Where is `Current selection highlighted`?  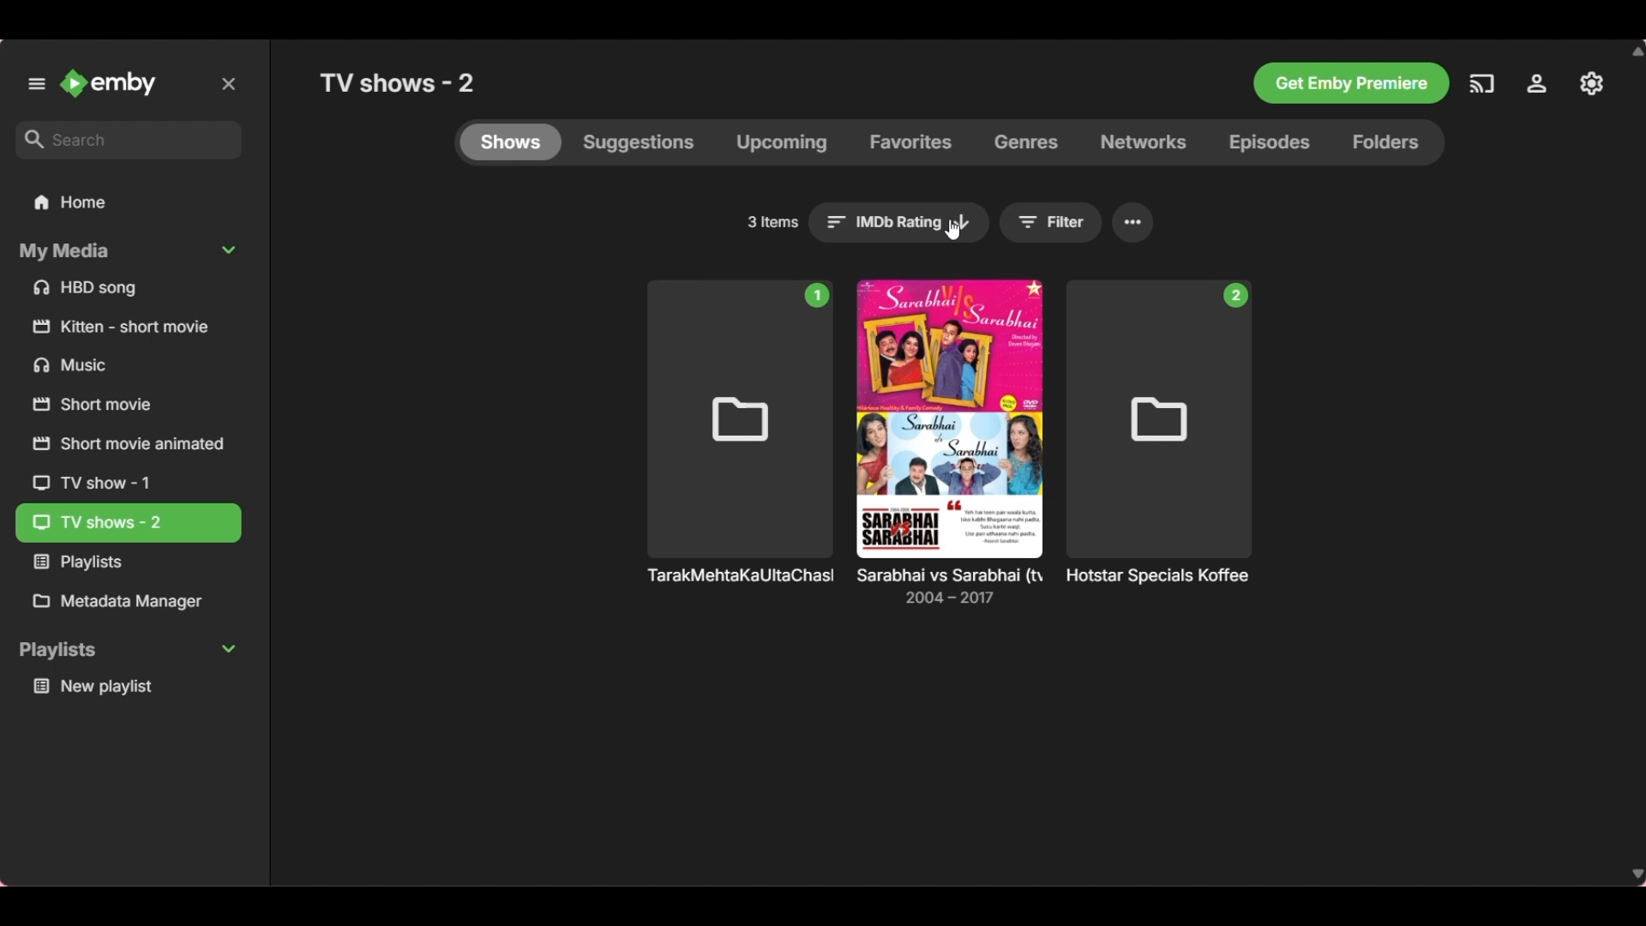 Current selection highlighted is located at coordinates (130, 523).